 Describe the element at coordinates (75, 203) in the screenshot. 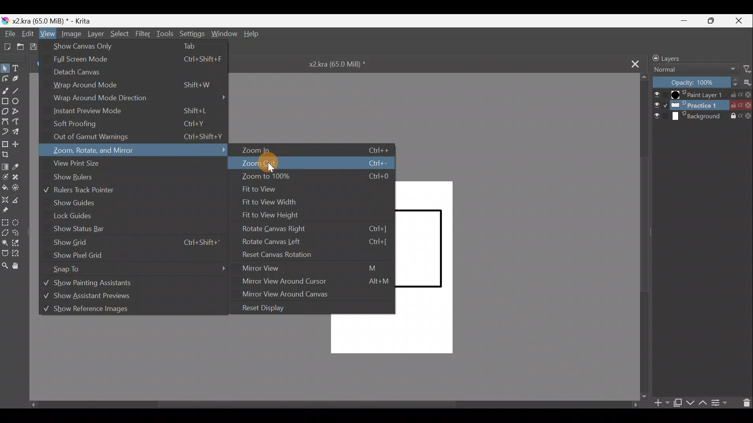

I see `Show guides` at that location.